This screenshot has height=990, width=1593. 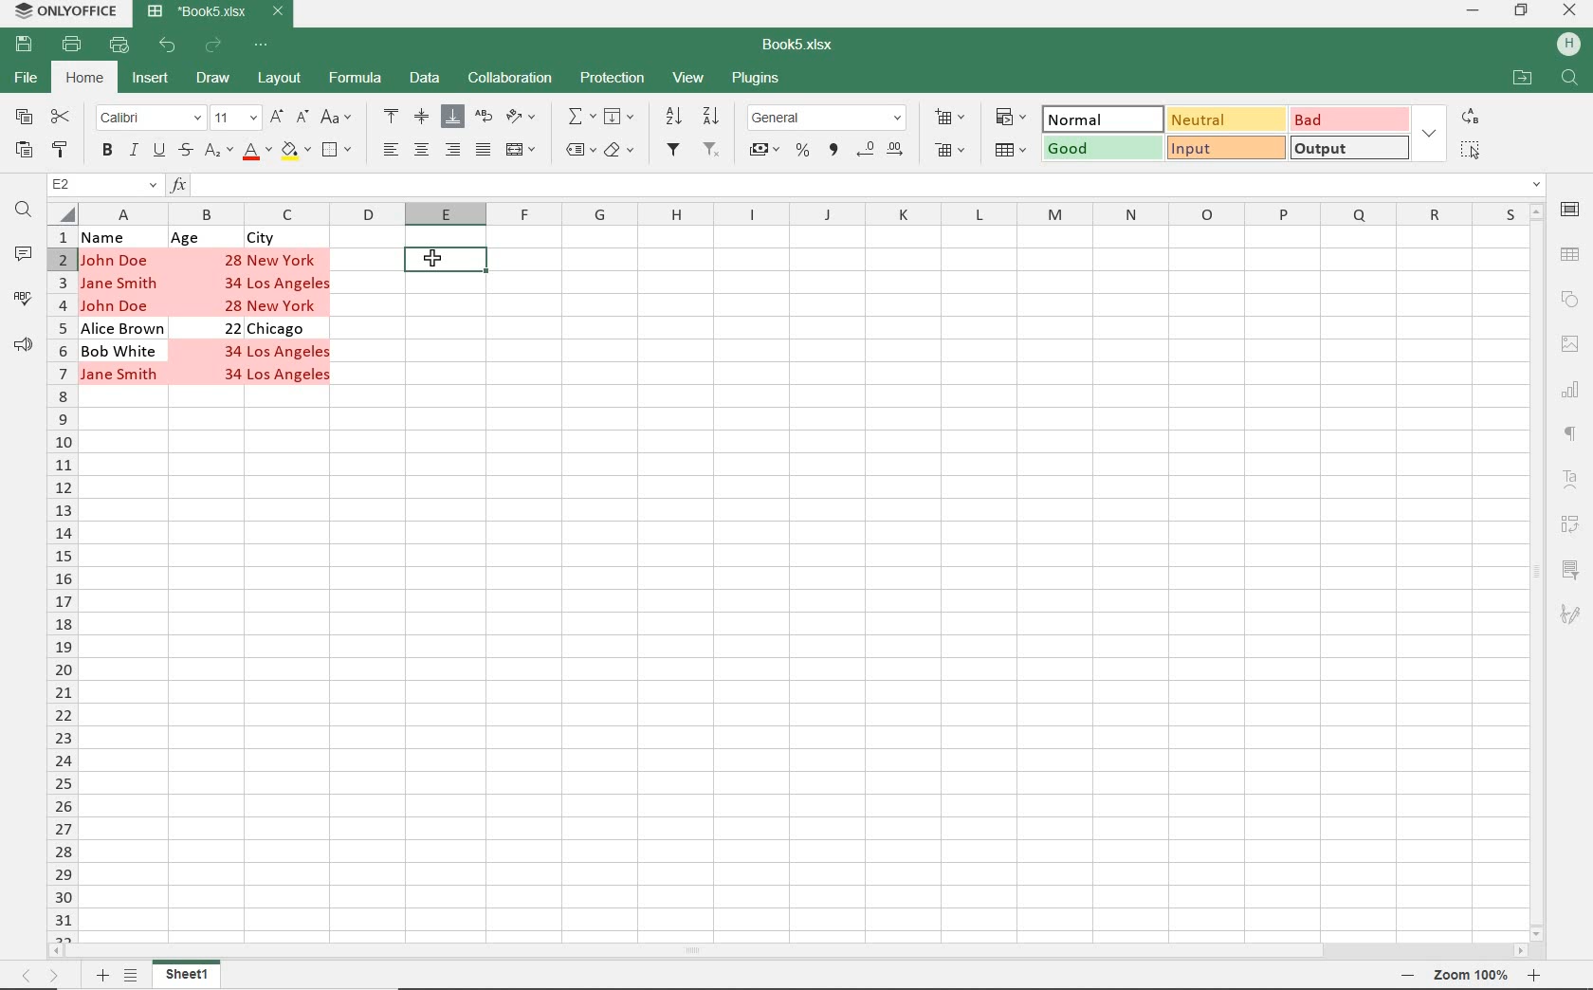 What do you see at coordinates (1572, 614) in the screenshot?
I see `SIGNATURE` at bounding box center [1572, 614].